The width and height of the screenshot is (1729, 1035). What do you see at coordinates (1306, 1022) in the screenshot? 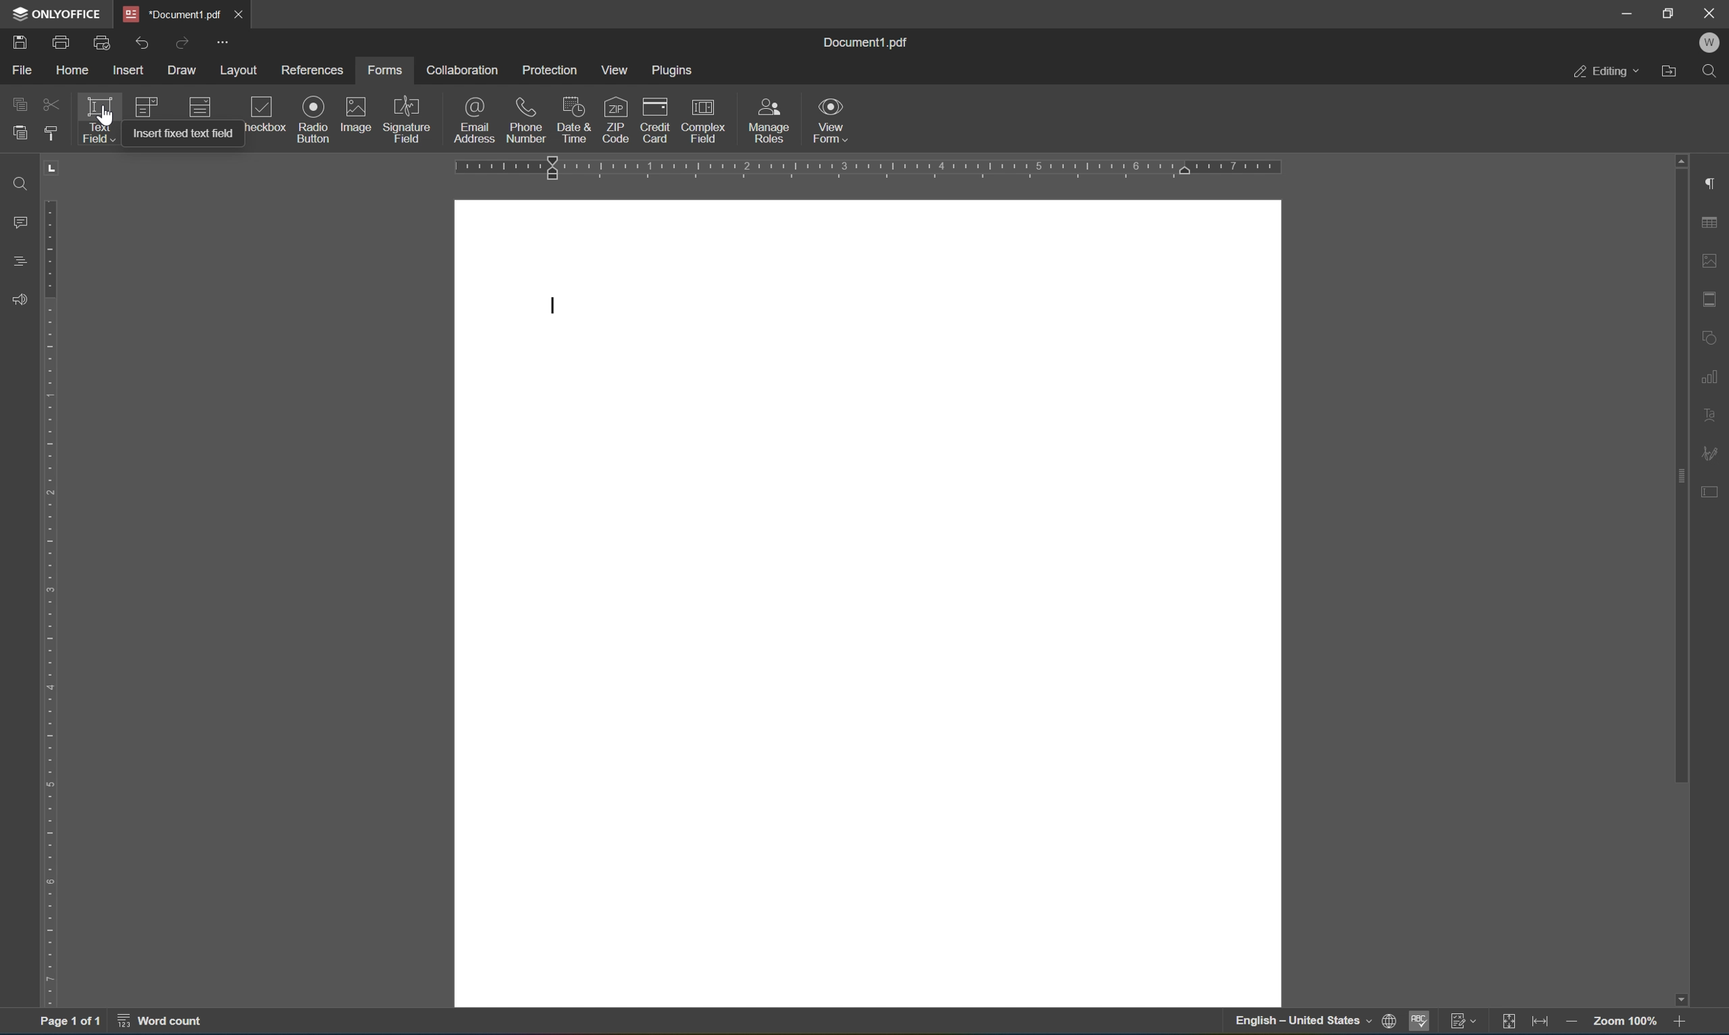
I see `english - united states` at bounding box center [1306, 1022].